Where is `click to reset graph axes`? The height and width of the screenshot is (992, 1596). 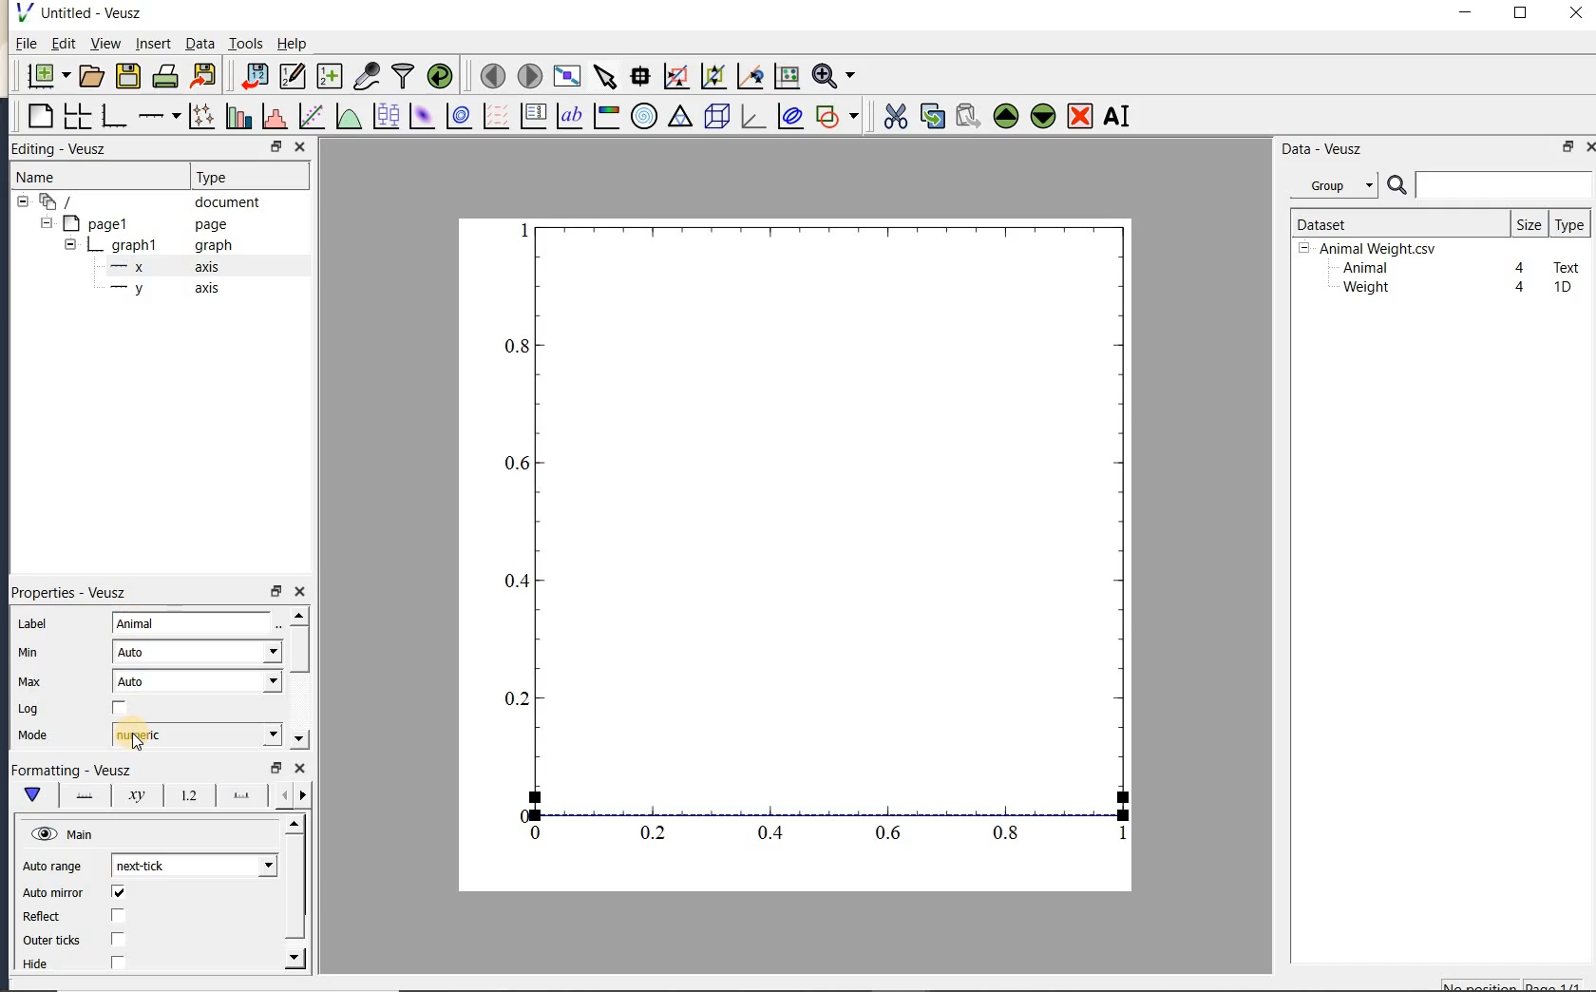 click to reset graph axes is located at coordinates (787, 77).